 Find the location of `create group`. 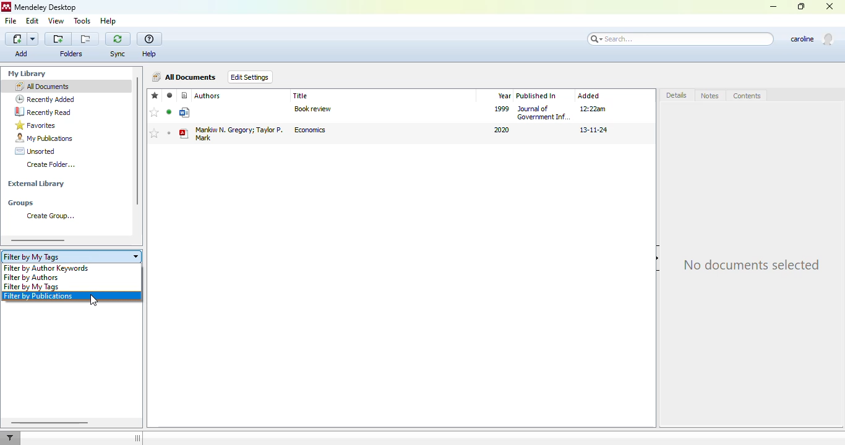

create group is located at coordinates (48, 216).